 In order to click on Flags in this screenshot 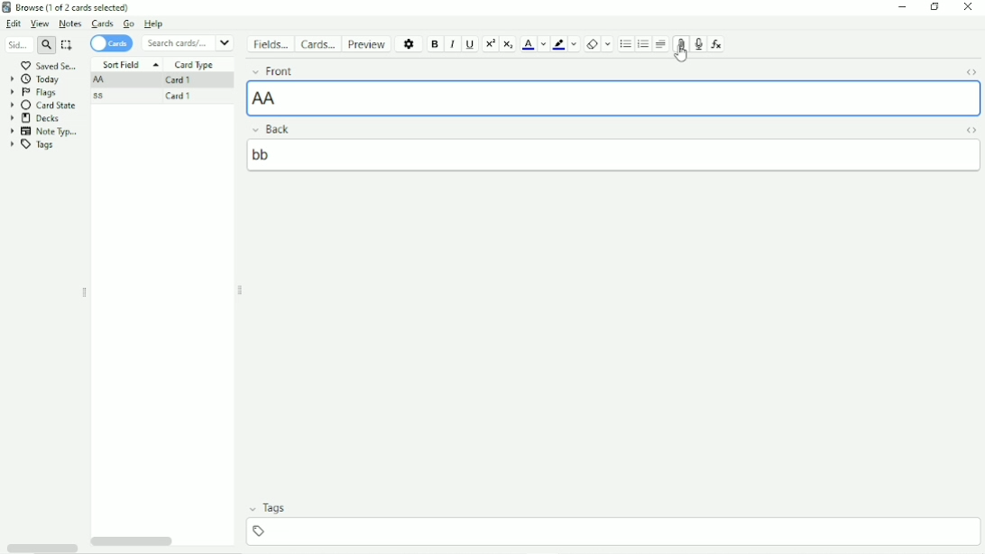, I will do `click(35, 92)`.